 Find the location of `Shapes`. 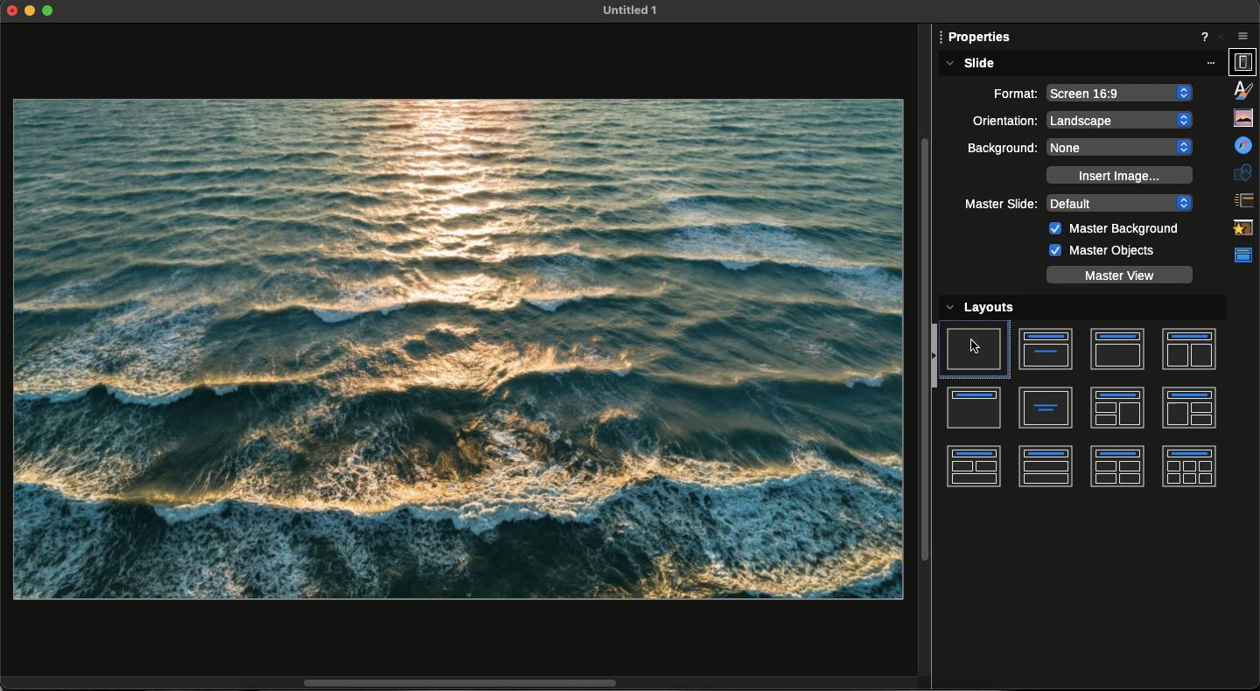

Shapes is located at coordinates (1243, 173).